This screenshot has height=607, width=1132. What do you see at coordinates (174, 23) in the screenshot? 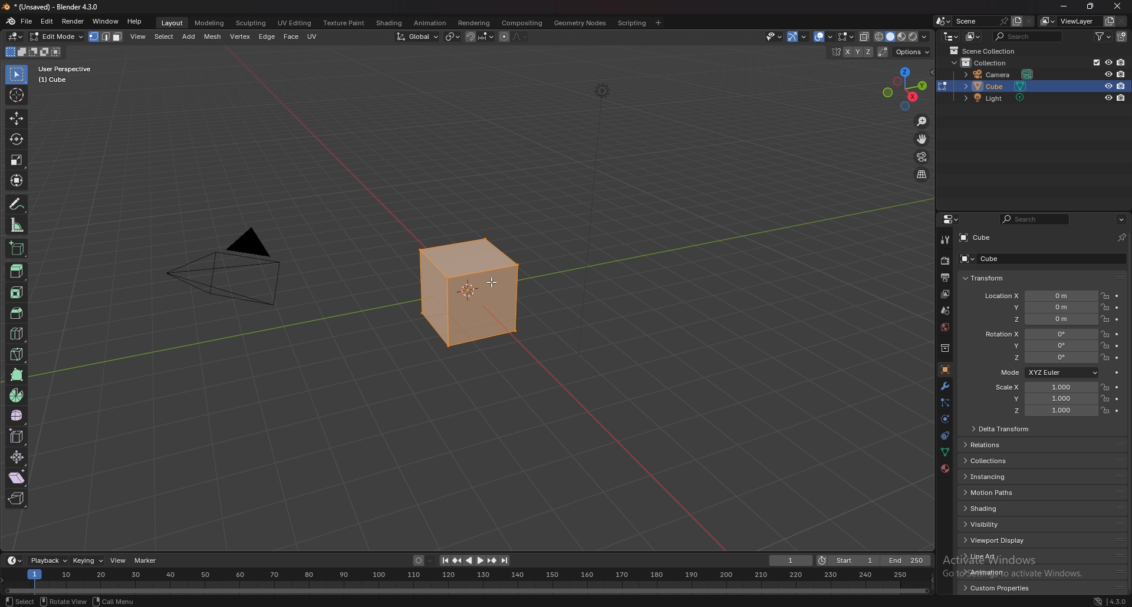
I see `layout` at bounding box center [174, 23].